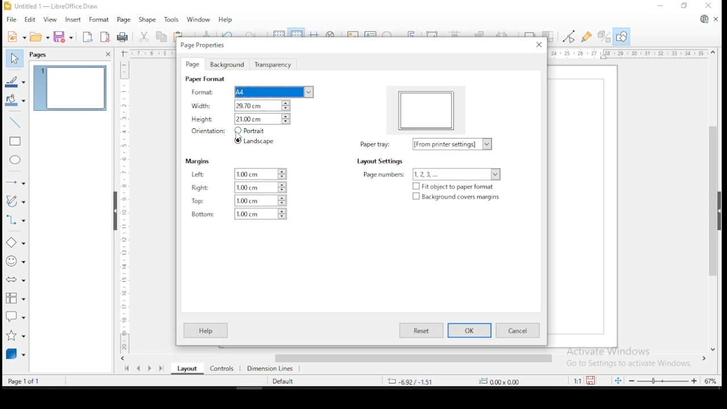 This screenshot has width=727, height=409. I want to click on page numbers, so click(431, 173).